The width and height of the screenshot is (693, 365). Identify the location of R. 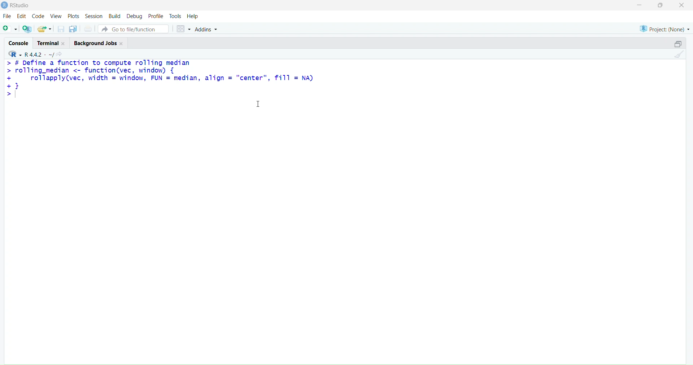
(15, 54).